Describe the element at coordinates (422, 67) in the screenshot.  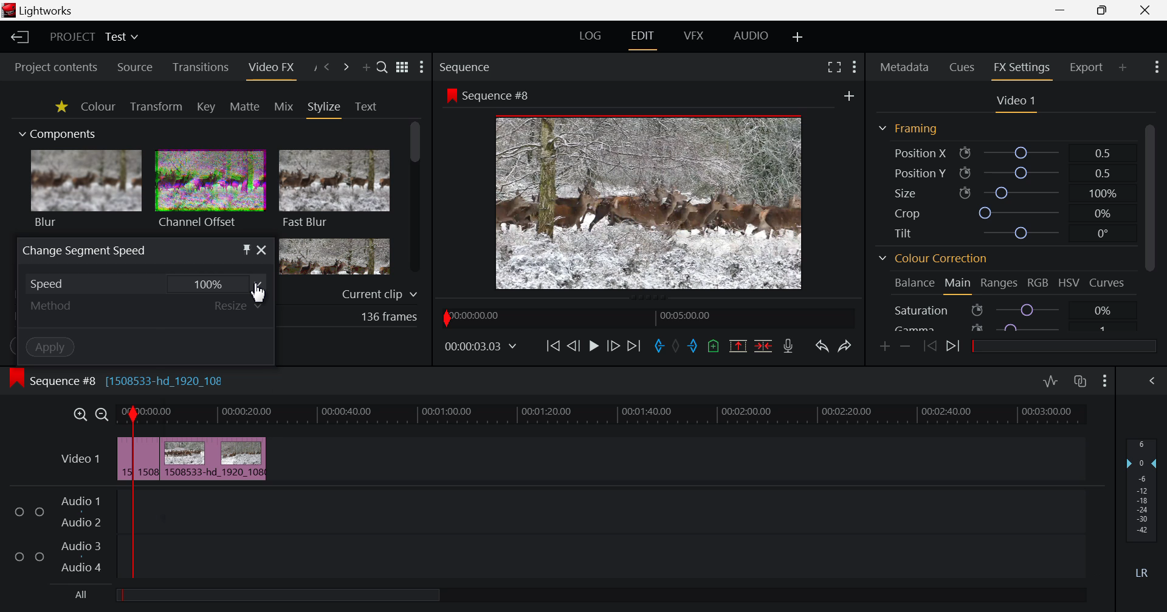
I see `Show Settings` at that location.